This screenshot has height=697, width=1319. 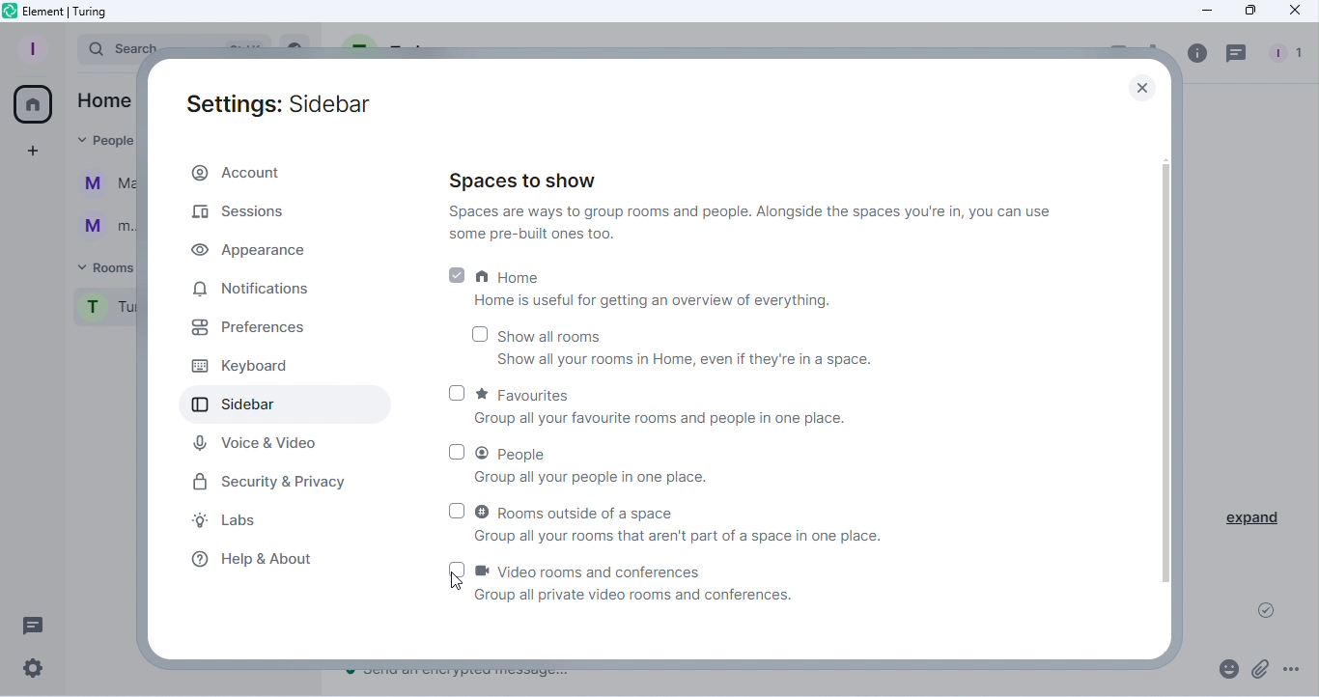 I want to click on Notifications, so click(x=254, y=288).